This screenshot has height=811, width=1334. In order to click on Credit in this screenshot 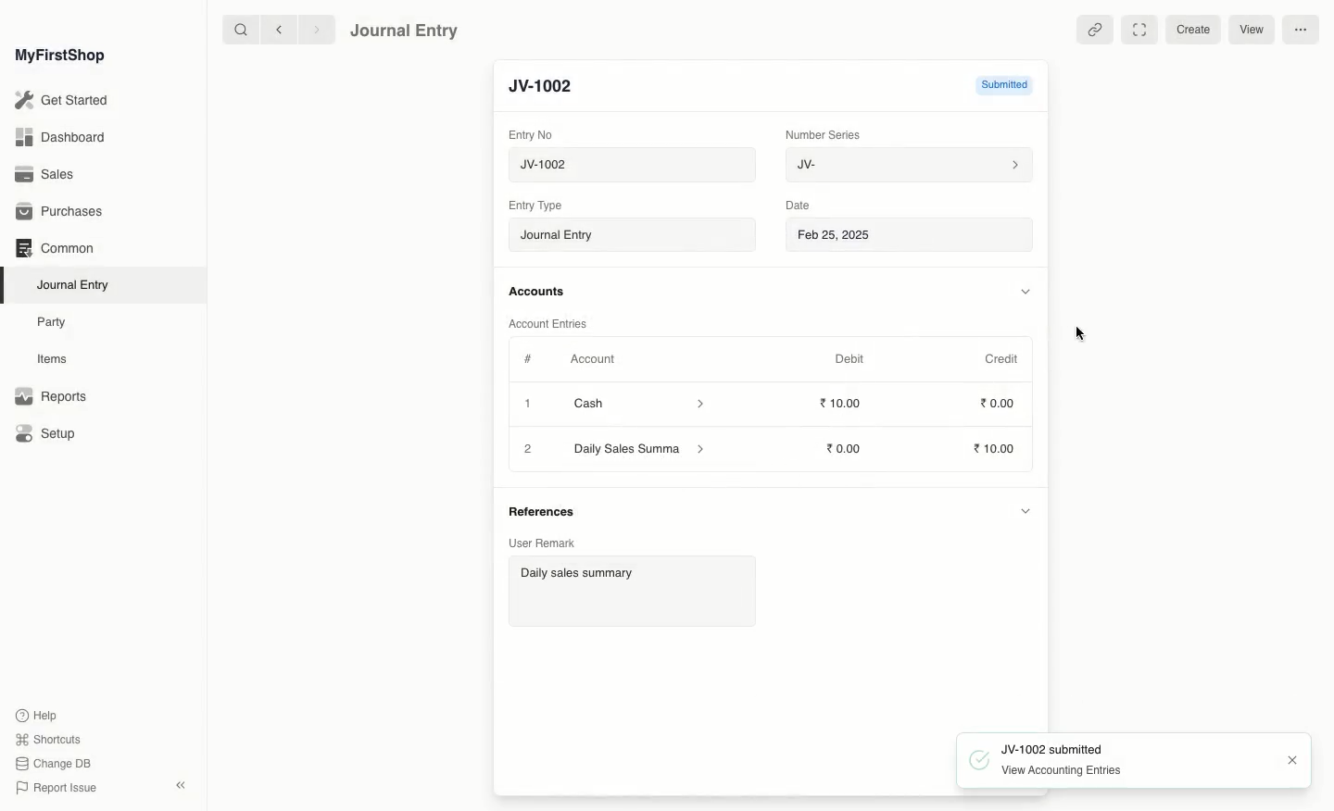, I will do `click(1000, 357)`.